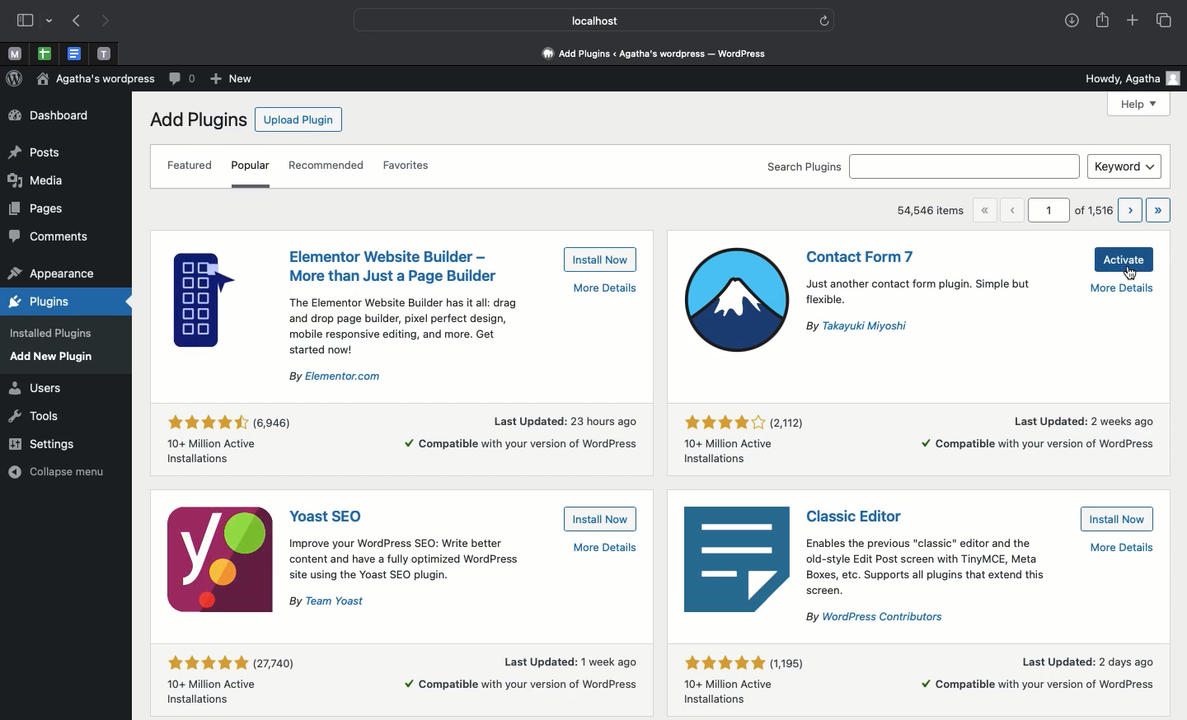 Image resolution: width=1187 pixels, height=720 pixels. What do you see at coordinates (1125, 292) in the screenshot?
I see `More details` at bounding box center [1125, 292].